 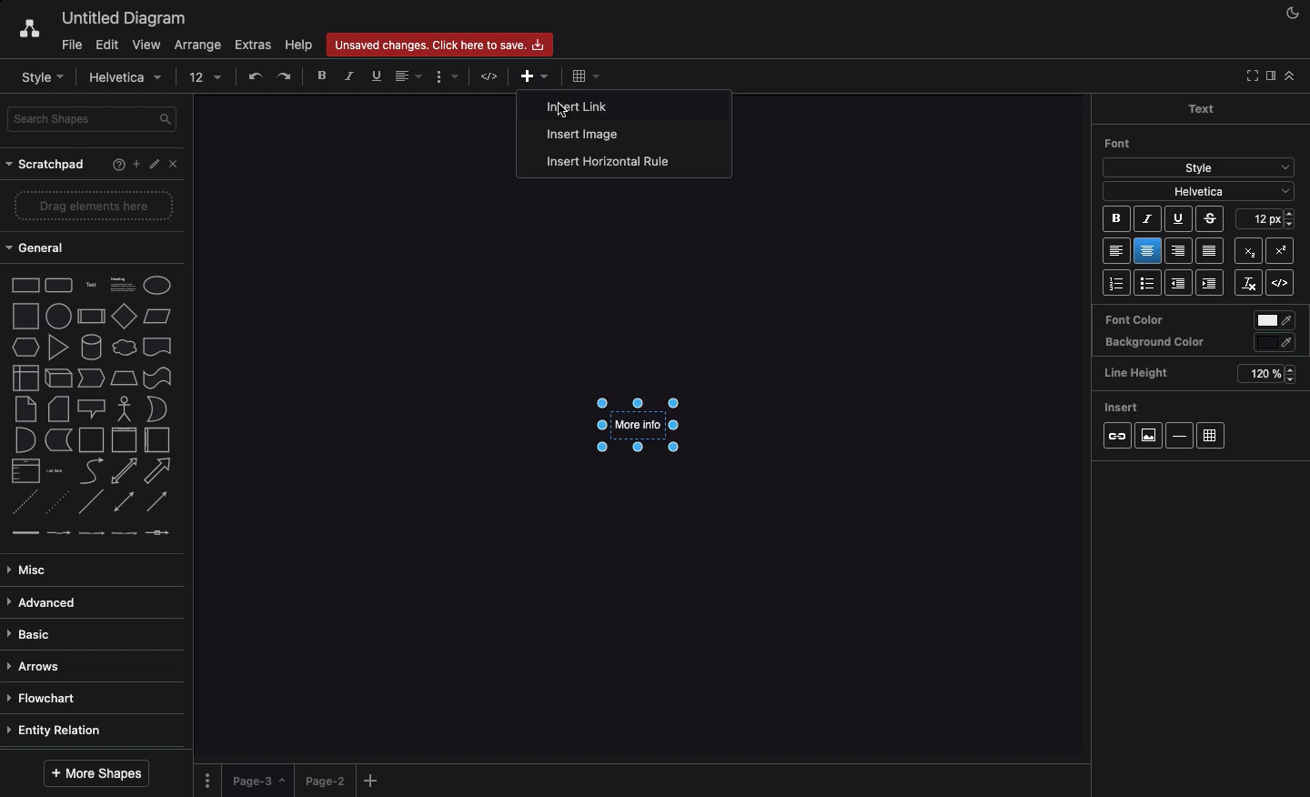 What do you see at coordinates (91, 501) in the screenshot?
I see `Line` at bounding box center [91, 501].